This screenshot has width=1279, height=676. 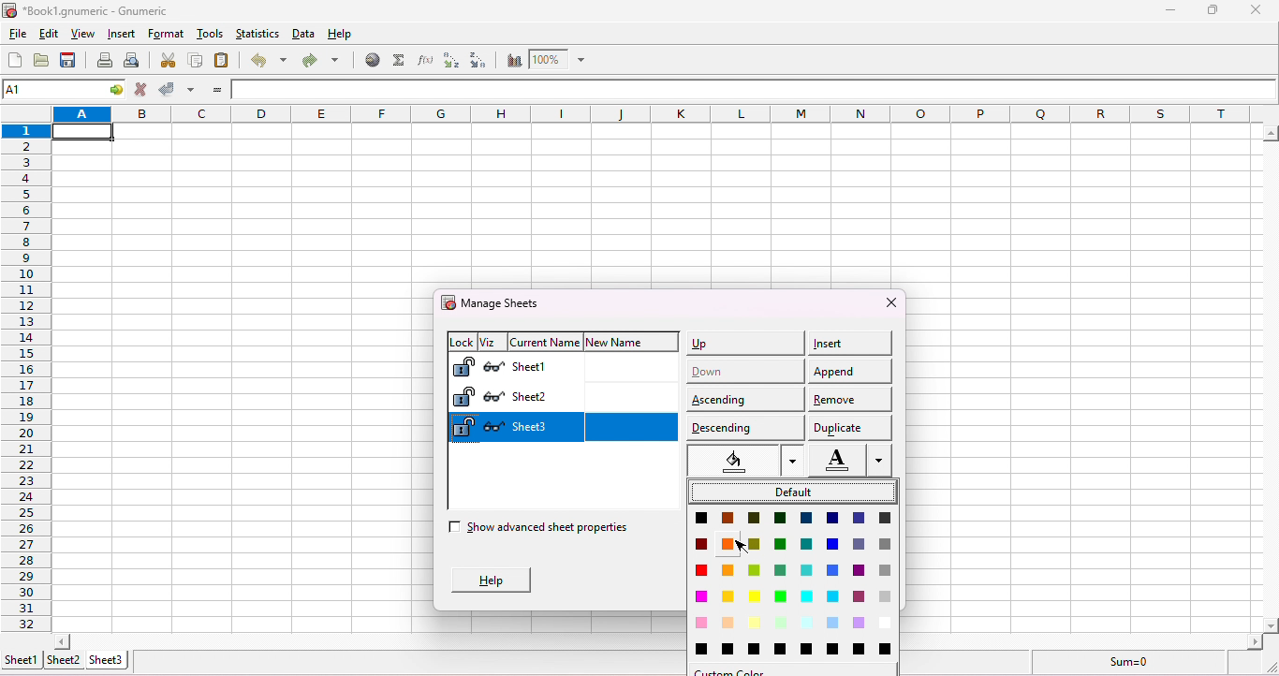 I want to click on Color palette, so click(x=793, y=581).